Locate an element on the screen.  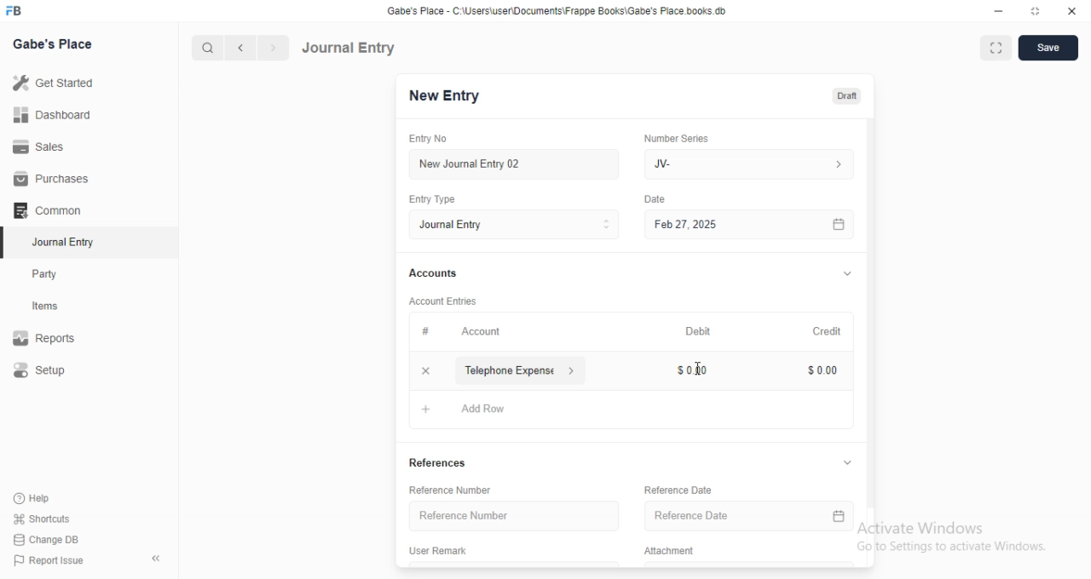
Account entries is located at coordinates (442, 301).